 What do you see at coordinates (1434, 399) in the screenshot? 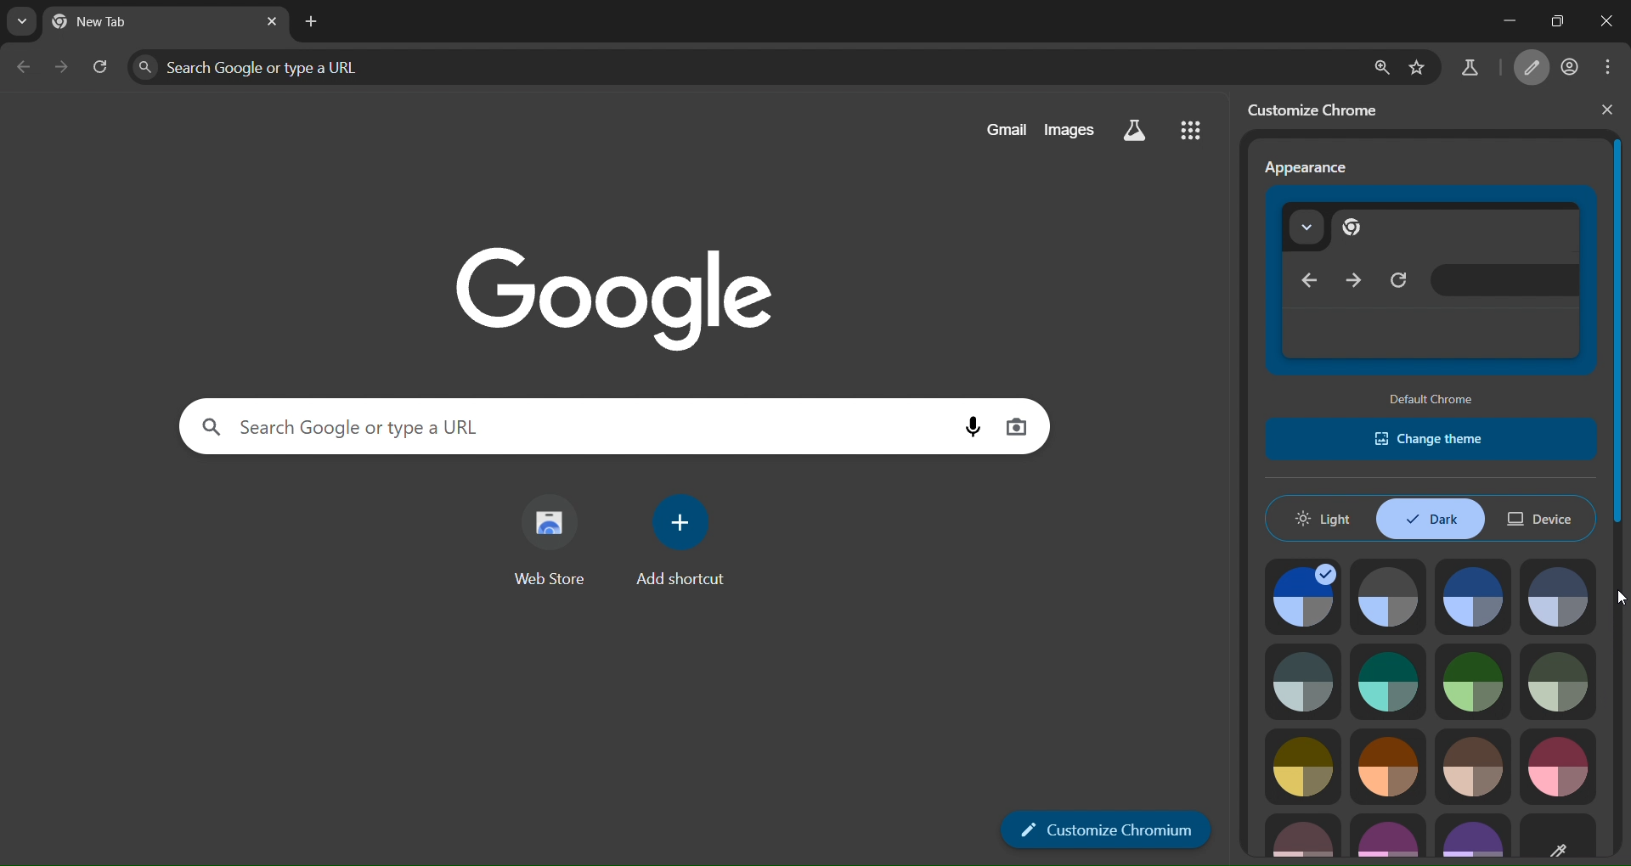
I see `default chrome` at bounding box center [1434, 399].